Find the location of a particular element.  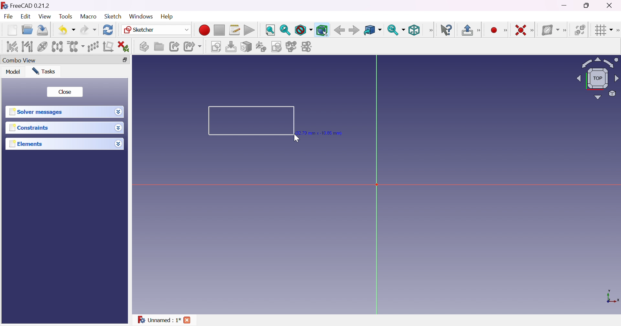

Sketch is located at coordinates (113, 16).